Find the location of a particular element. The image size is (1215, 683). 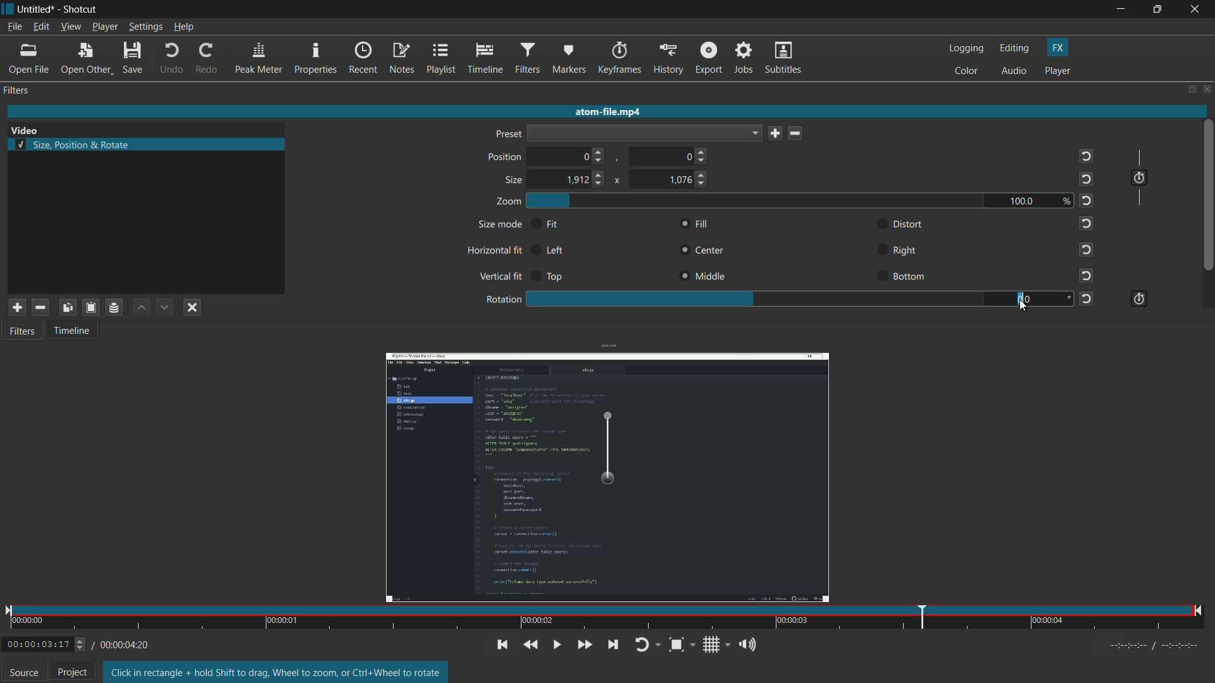

color is located at coordinates (969, 71).